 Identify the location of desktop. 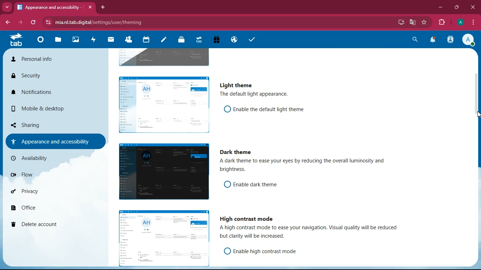
(401, 22).